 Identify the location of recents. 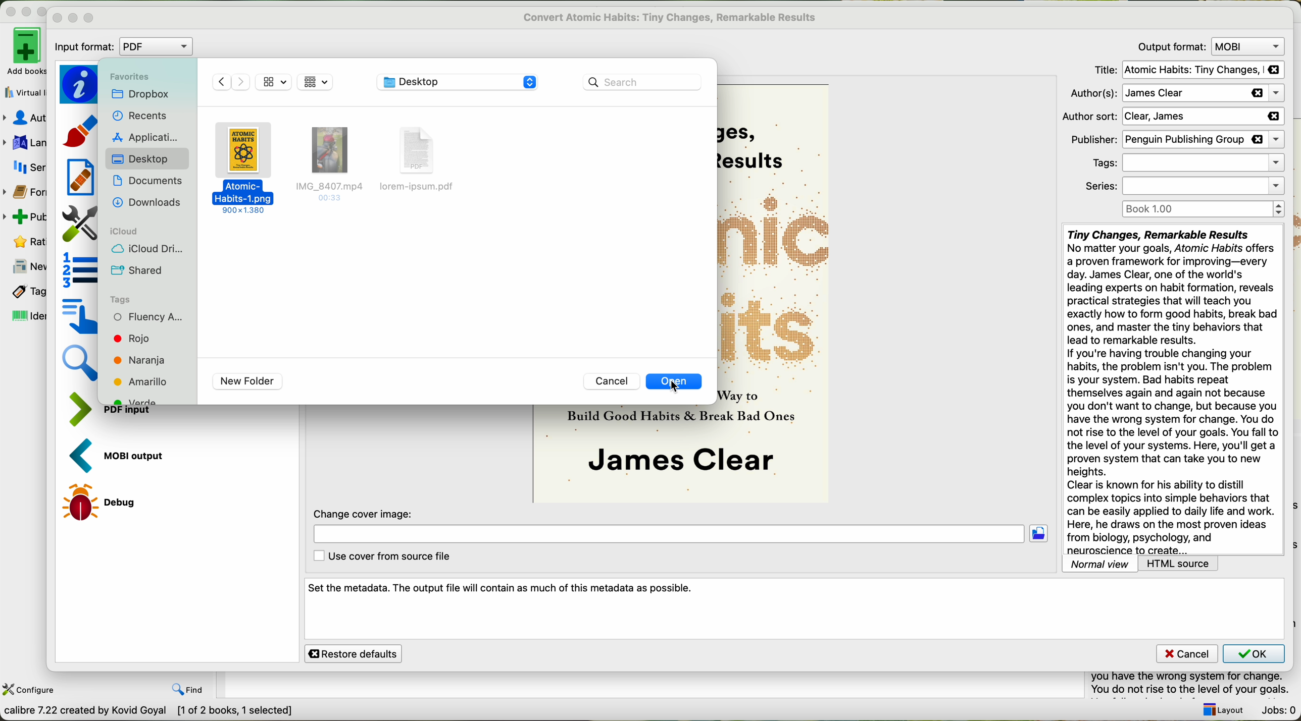
(141, 115).